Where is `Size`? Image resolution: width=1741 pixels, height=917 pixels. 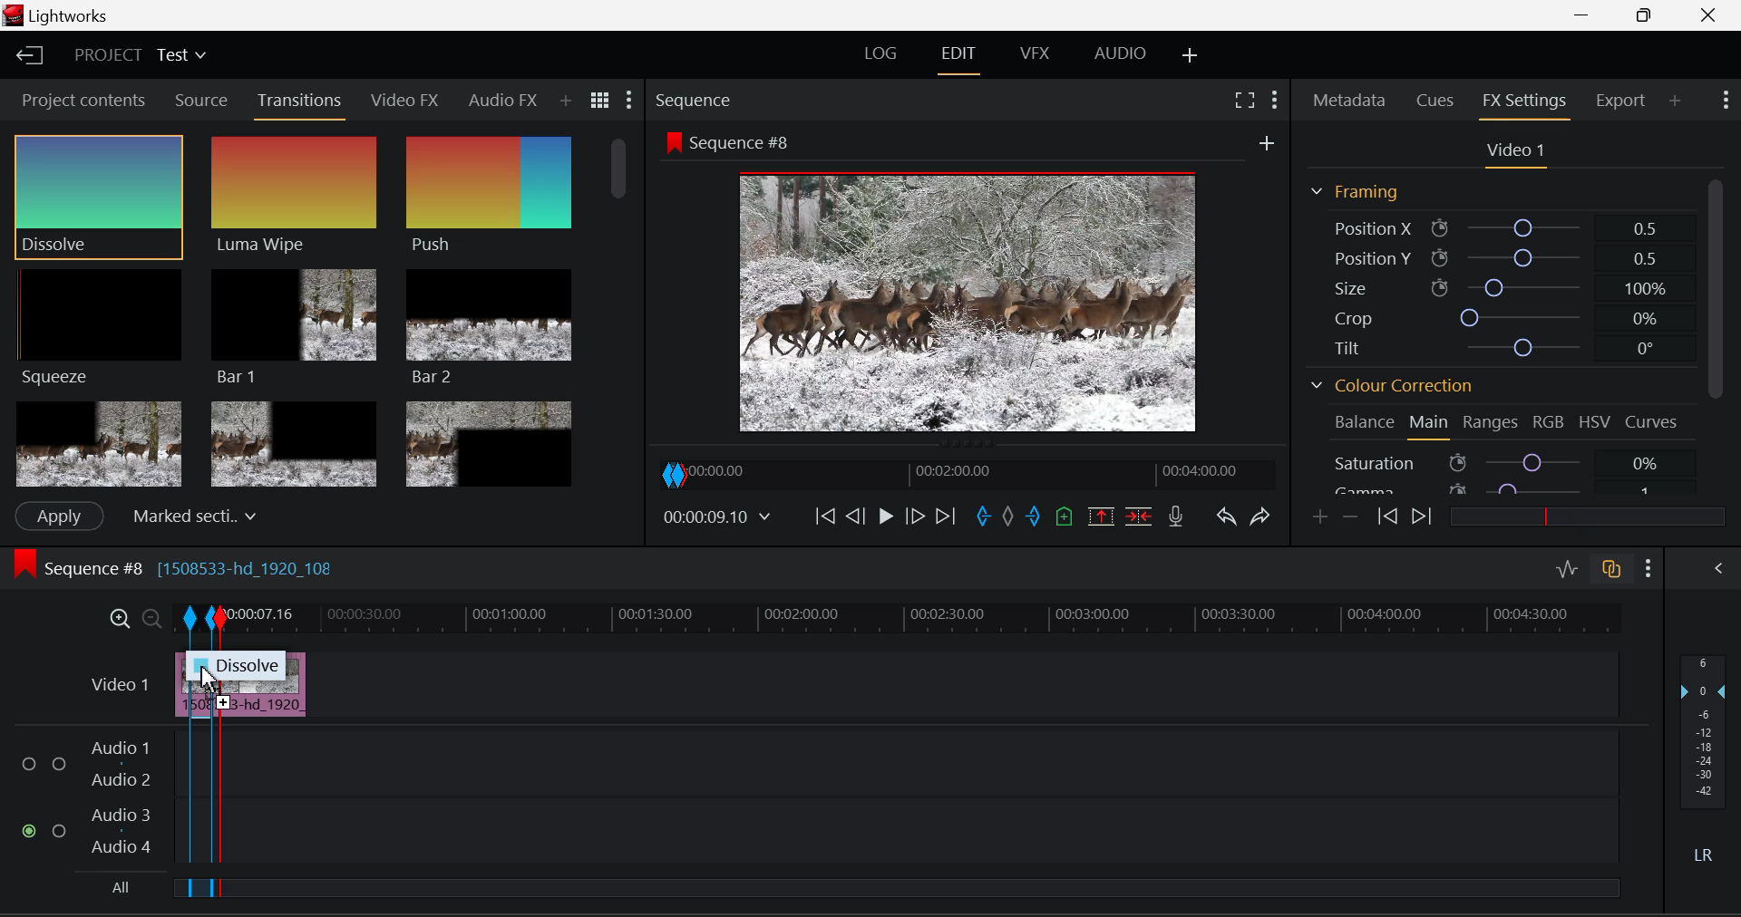 Size is located at coordinates (1495, 287).